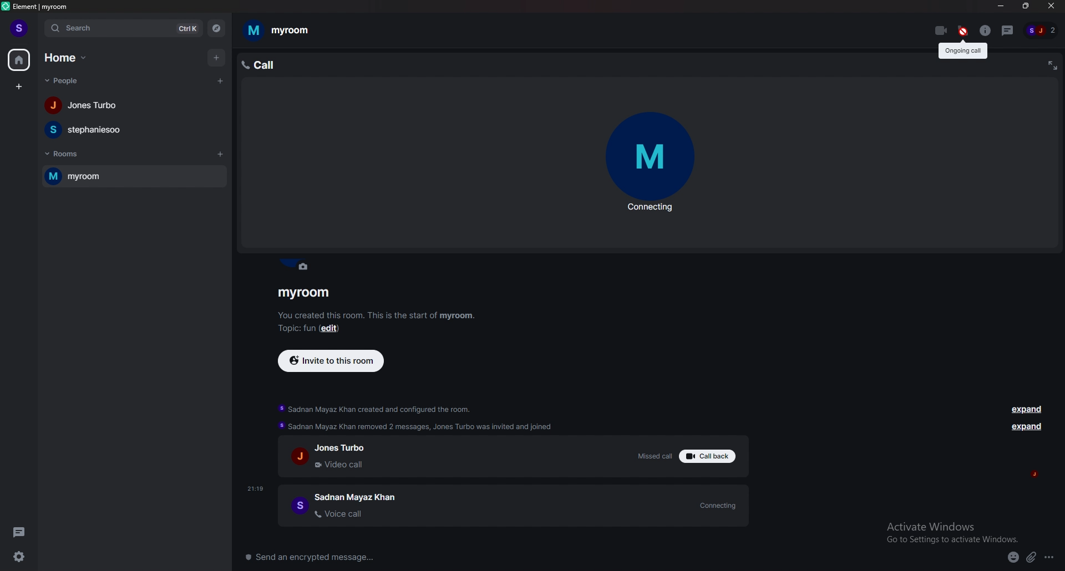  Describe the element at coordinates (707, 457) in the screenshot. I see `call back` at that location.